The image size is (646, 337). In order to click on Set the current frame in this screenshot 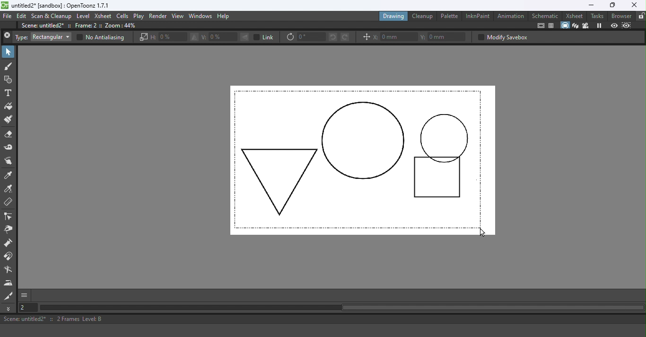, I will do `click(29, 308)`.